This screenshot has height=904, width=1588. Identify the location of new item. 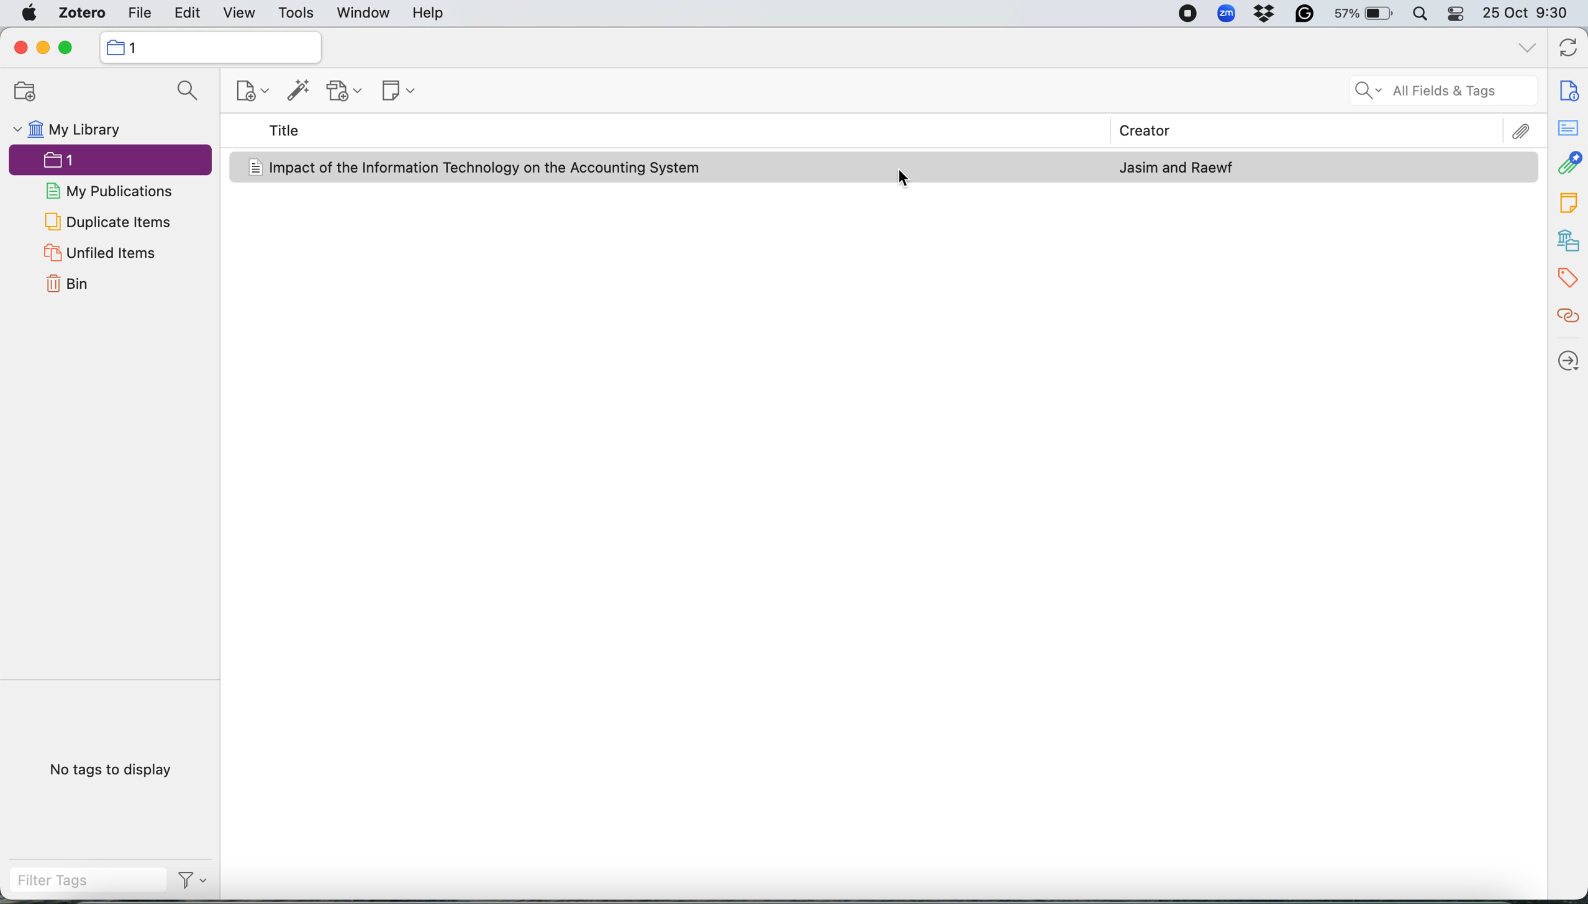
(252, 92).